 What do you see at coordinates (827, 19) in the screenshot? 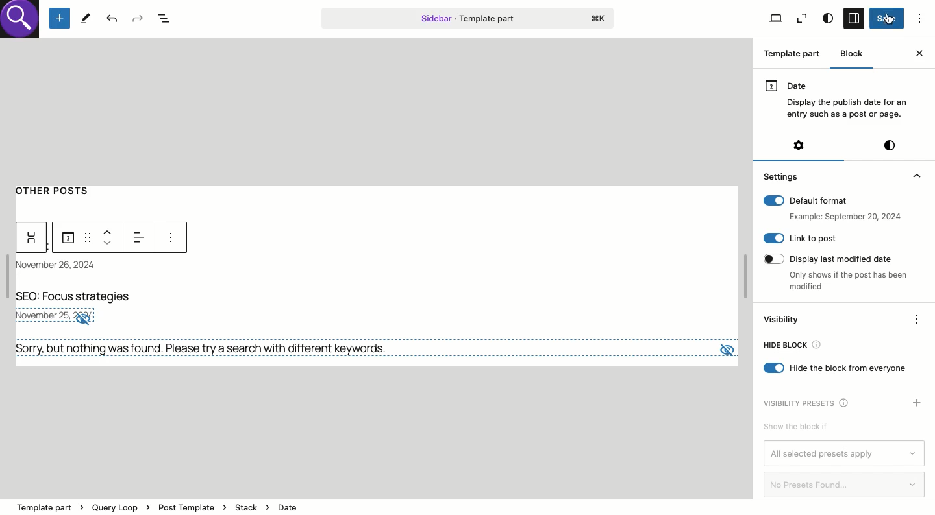
I see `Style` at bounding box center [827, 19].